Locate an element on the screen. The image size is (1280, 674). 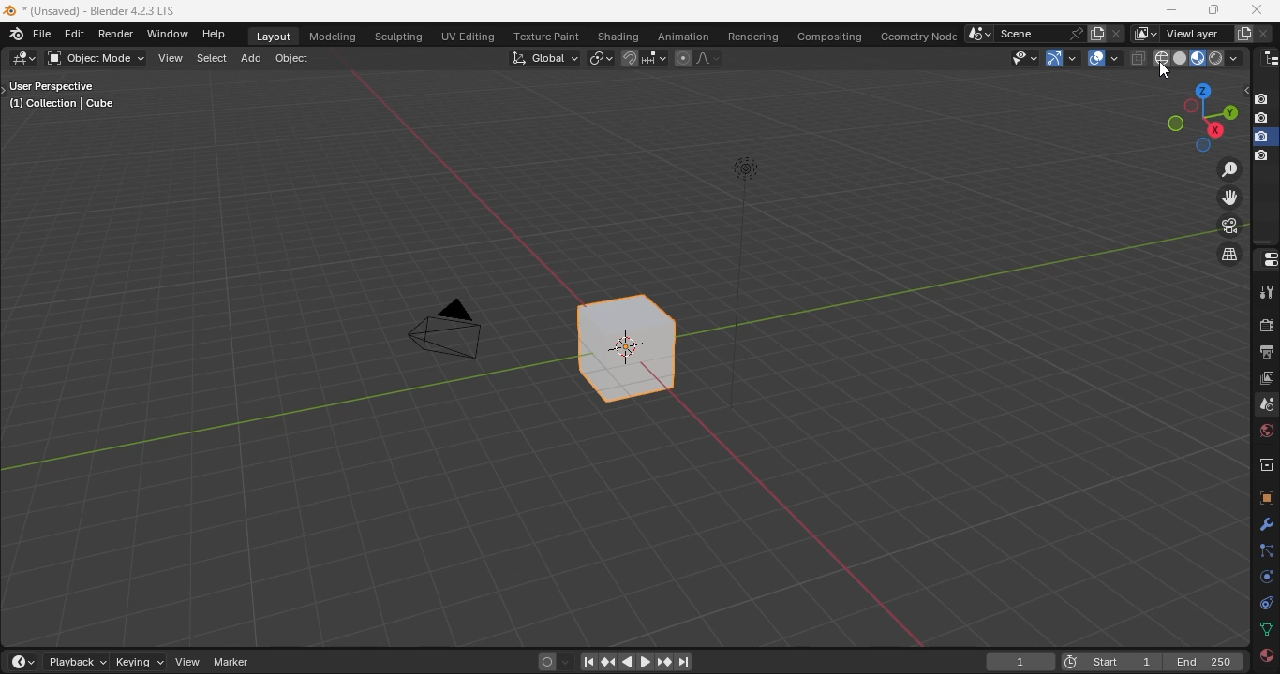
current frame is located at coordinates (1020, 664).